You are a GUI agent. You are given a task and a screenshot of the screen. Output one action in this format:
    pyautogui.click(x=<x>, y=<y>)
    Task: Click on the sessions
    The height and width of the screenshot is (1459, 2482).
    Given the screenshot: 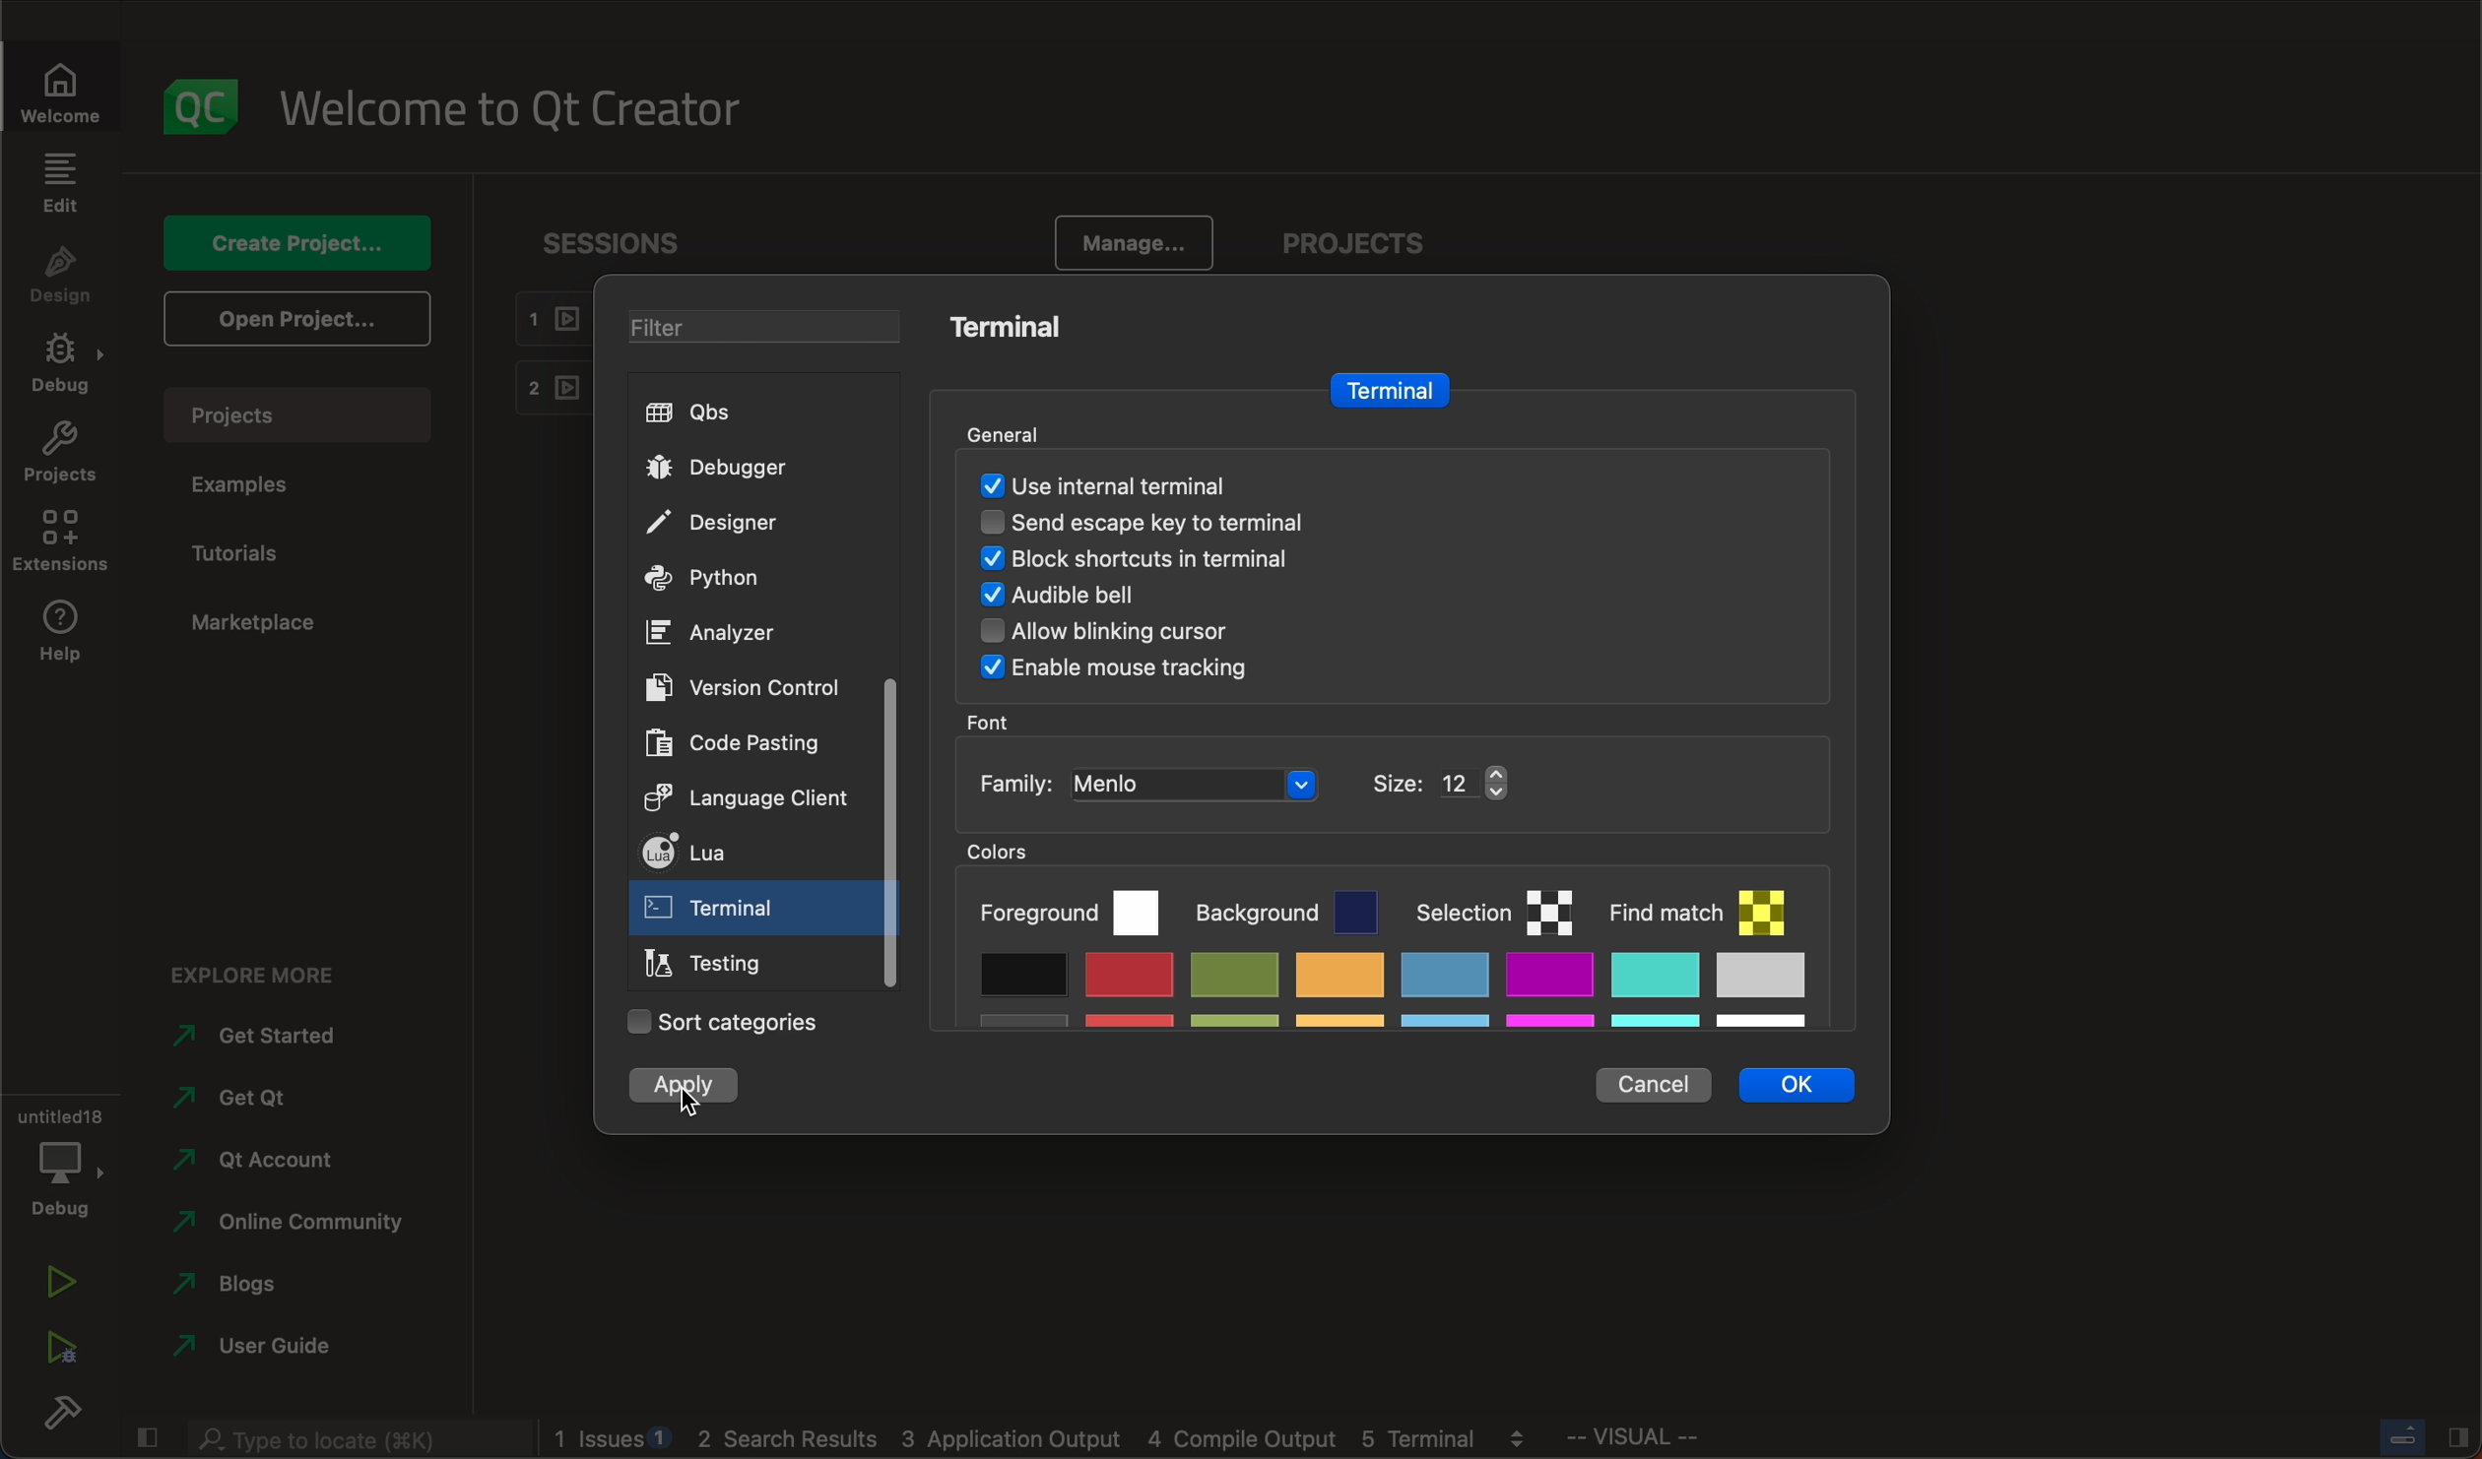 What is the action you would take?
    pyautogui.click(x=601, y=237)
    